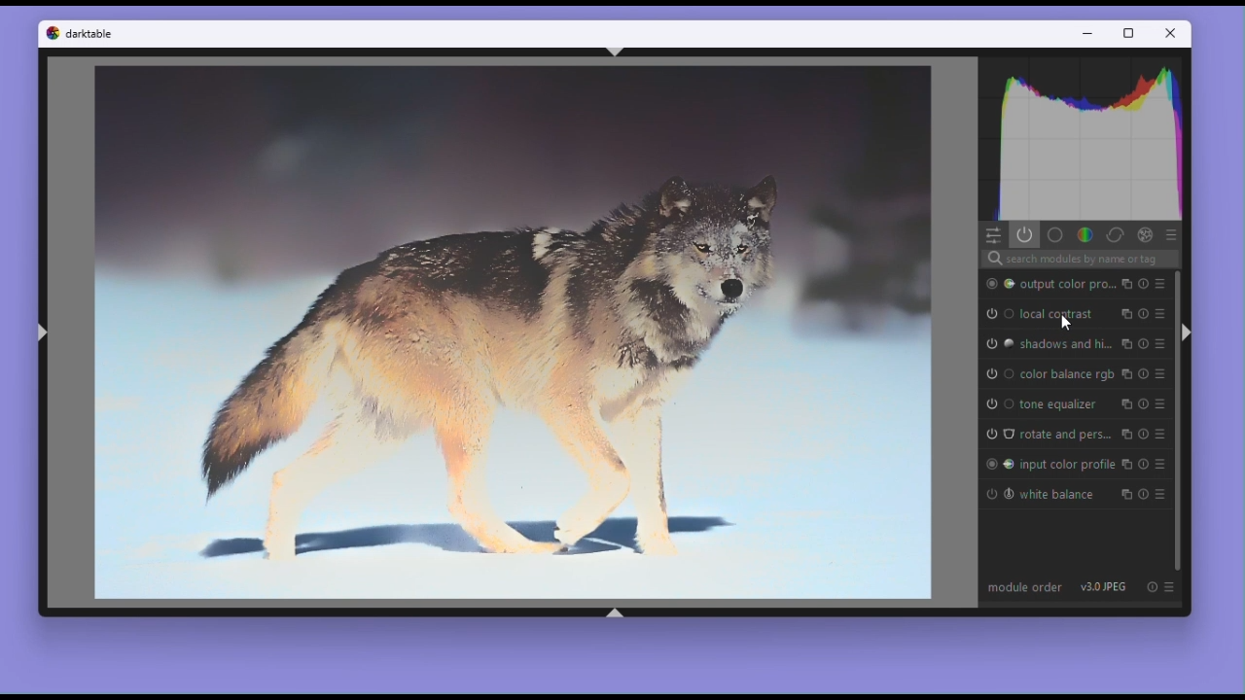  Describe the element at coordinates (1066, 375) in the screenshot. I see `color balance rgb` at that location.